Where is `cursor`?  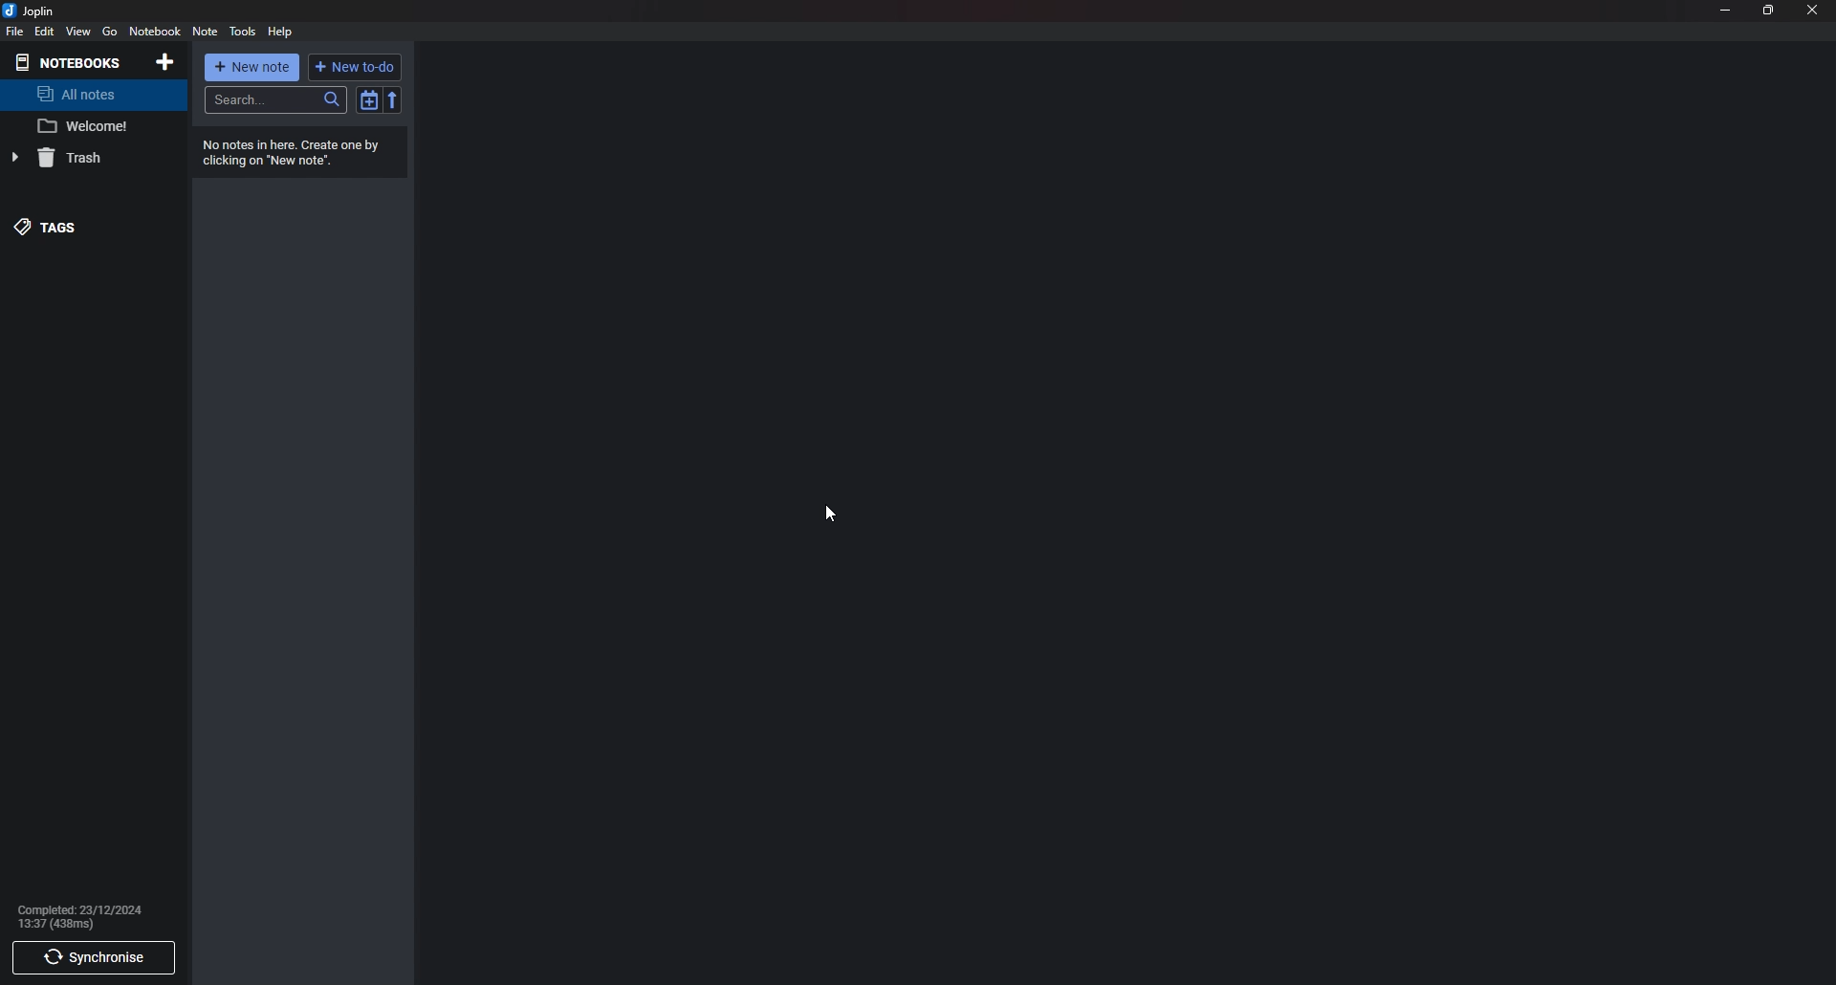 cursor is located at coordinates (833, 511).